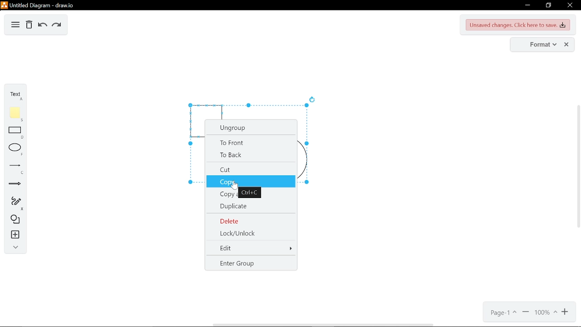  I want to click on enter group, so click(255, 263).